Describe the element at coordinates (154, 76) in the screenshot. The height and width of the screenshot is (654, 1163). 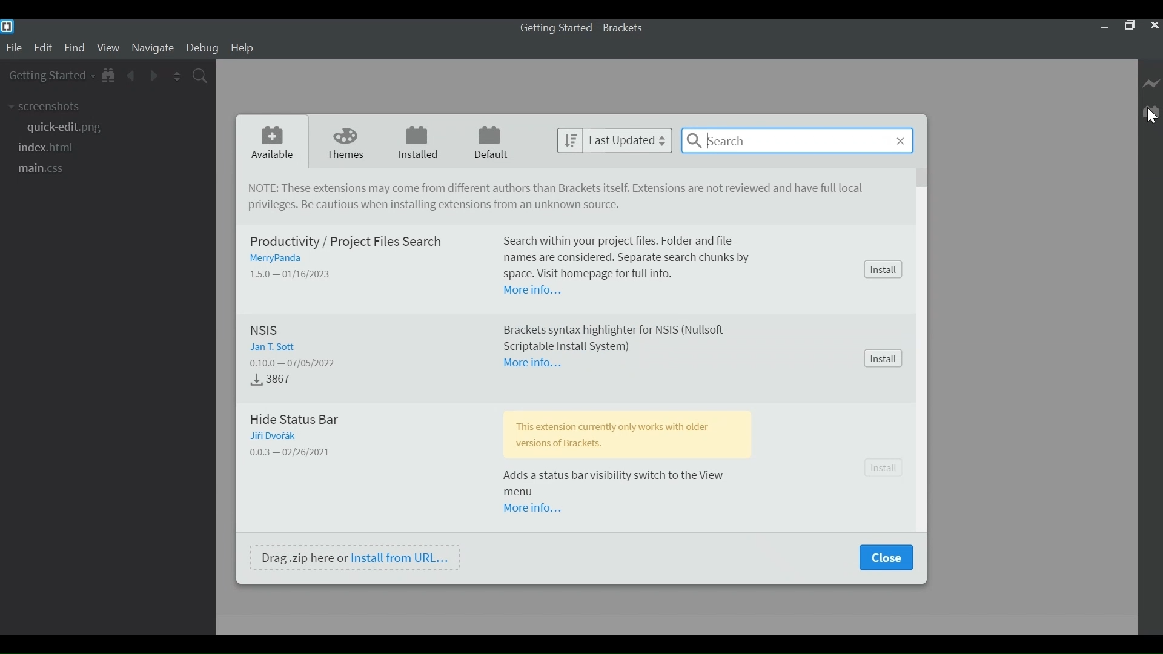
I see `Navigate Forward` at that location.